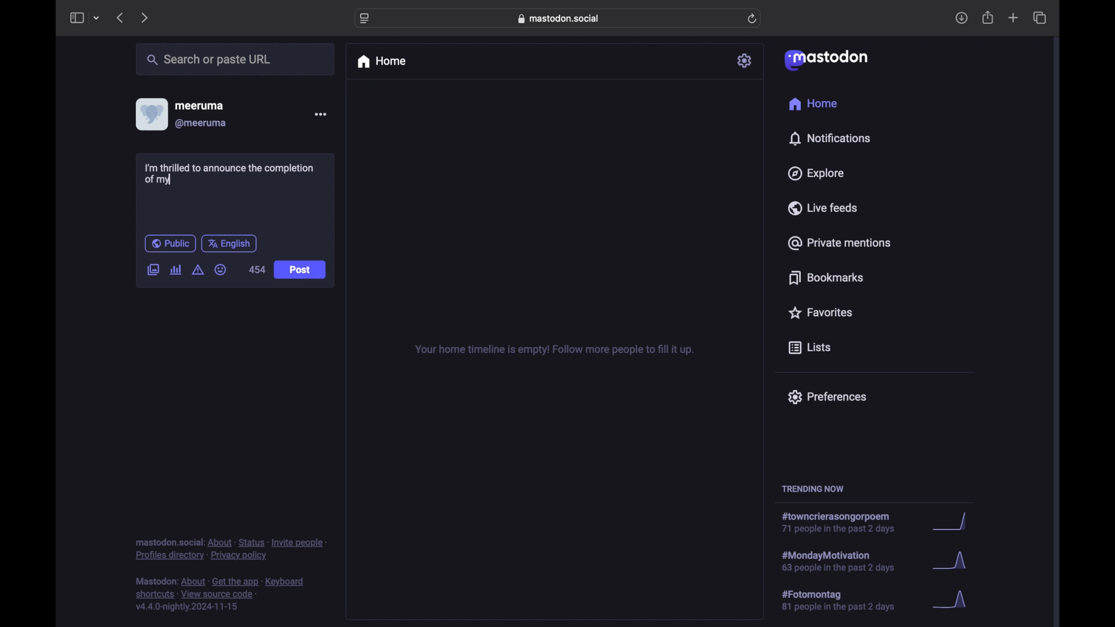  Describe the element at coordinates (849, 560) in the screenshot. I see `hashtag  trend` at that location.